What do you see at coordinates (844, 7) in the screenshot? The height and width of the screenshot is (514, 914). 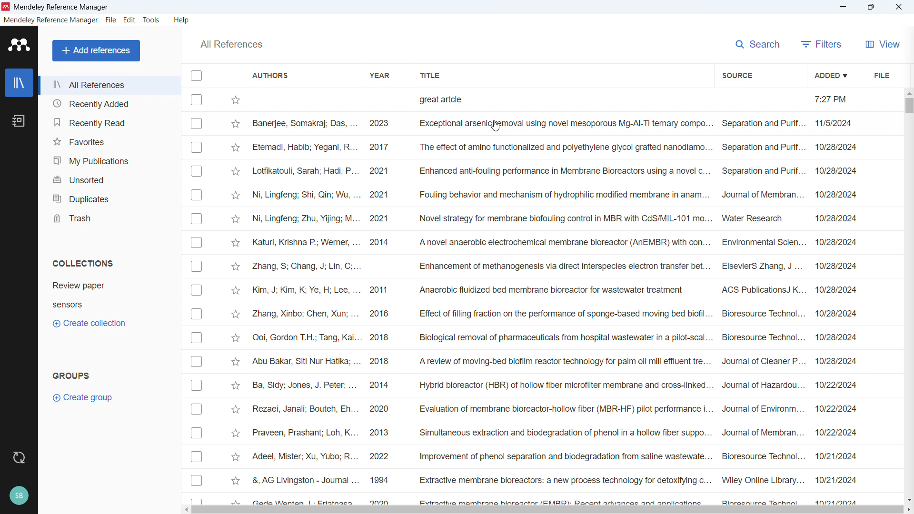 I see `minimise ` at bounding box center [844, 7].